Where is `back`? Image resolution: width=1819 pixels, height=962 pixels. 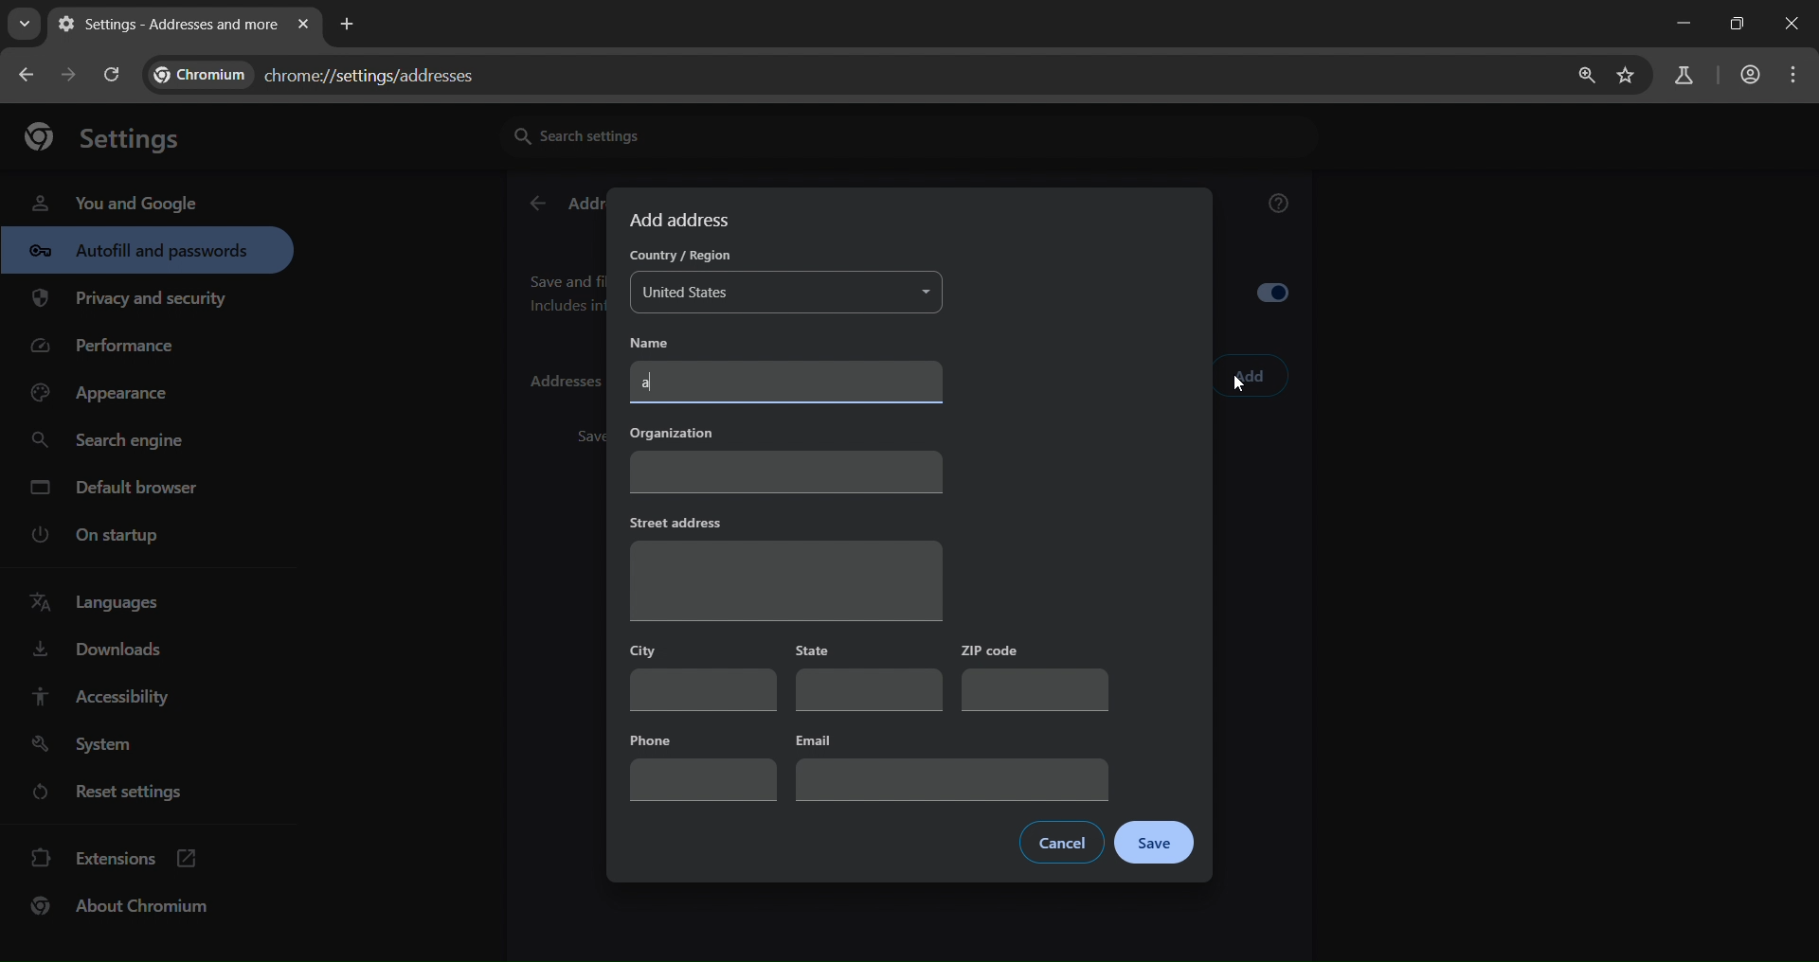
back is located at coordinates (536, 205).